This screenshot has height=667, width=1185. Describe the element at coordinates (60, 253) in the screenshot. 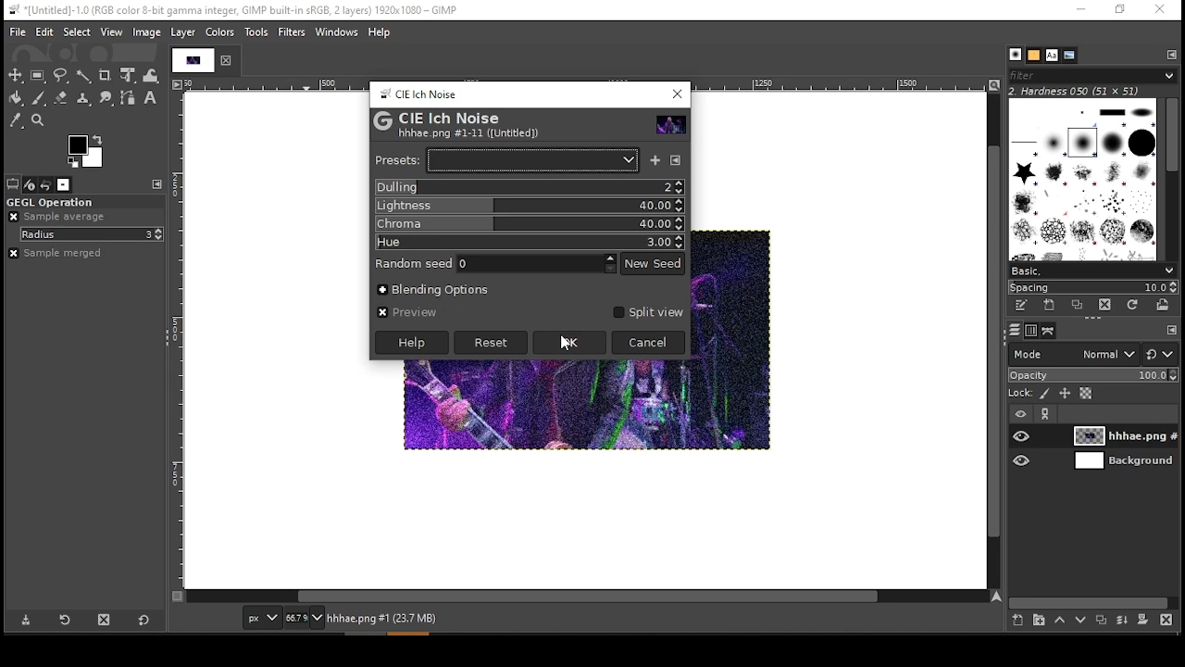

I see `sample merged` at that location.